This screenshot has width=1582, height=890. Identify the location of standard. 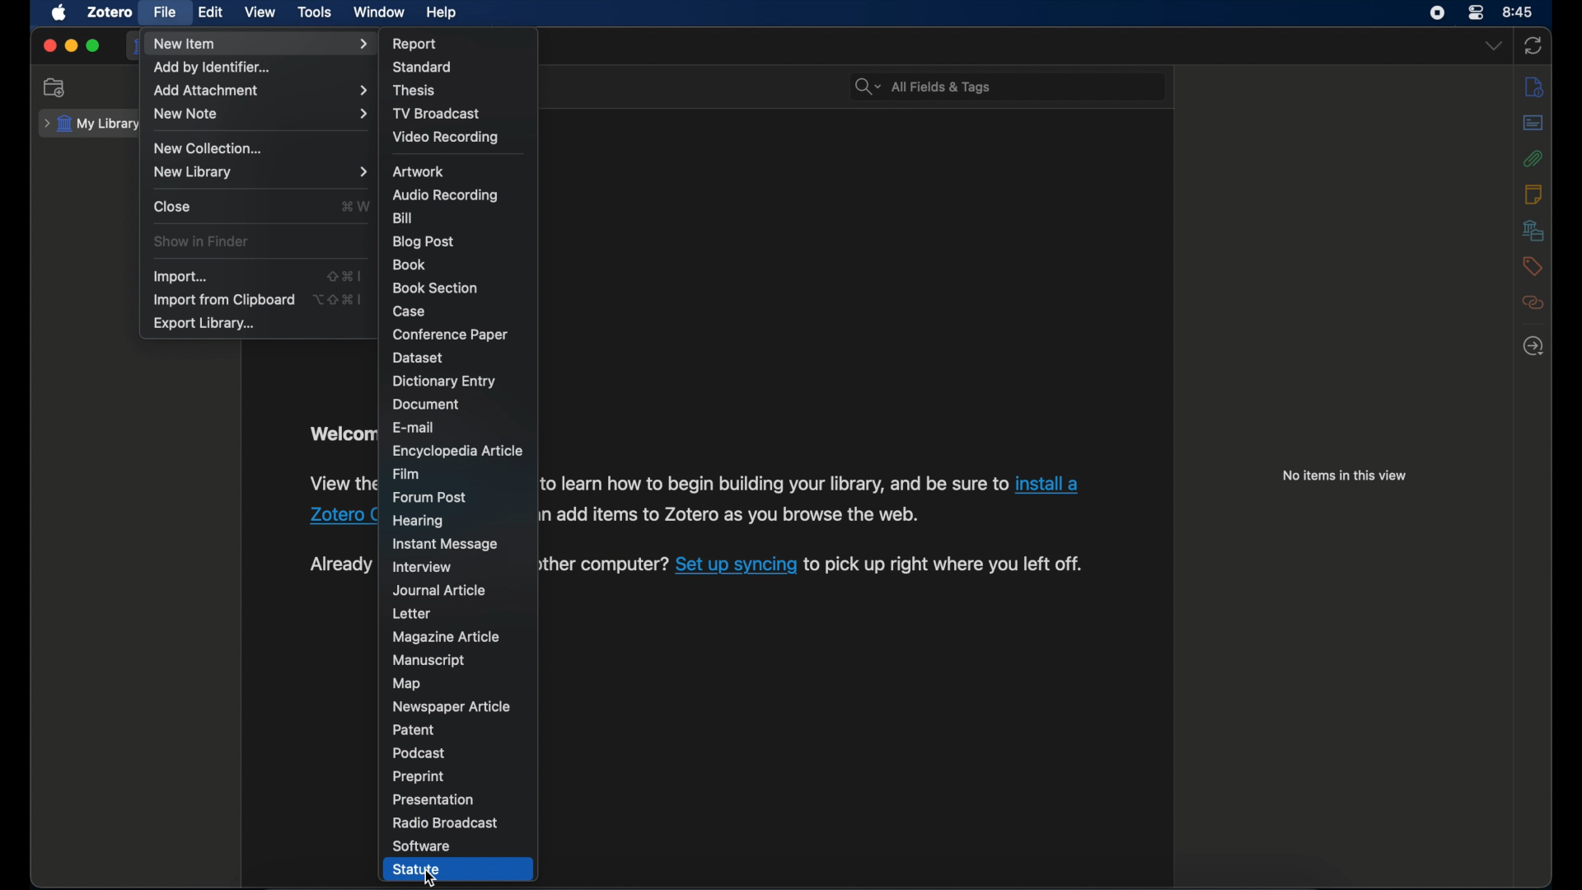
(426, 67).